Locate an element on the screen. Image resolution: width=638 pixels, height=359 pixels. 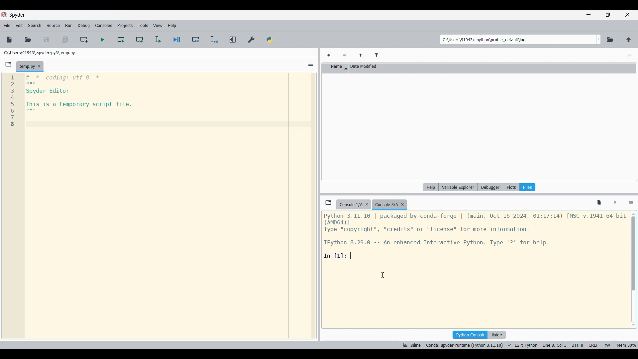
View menu is located at coordinates (158, 25).